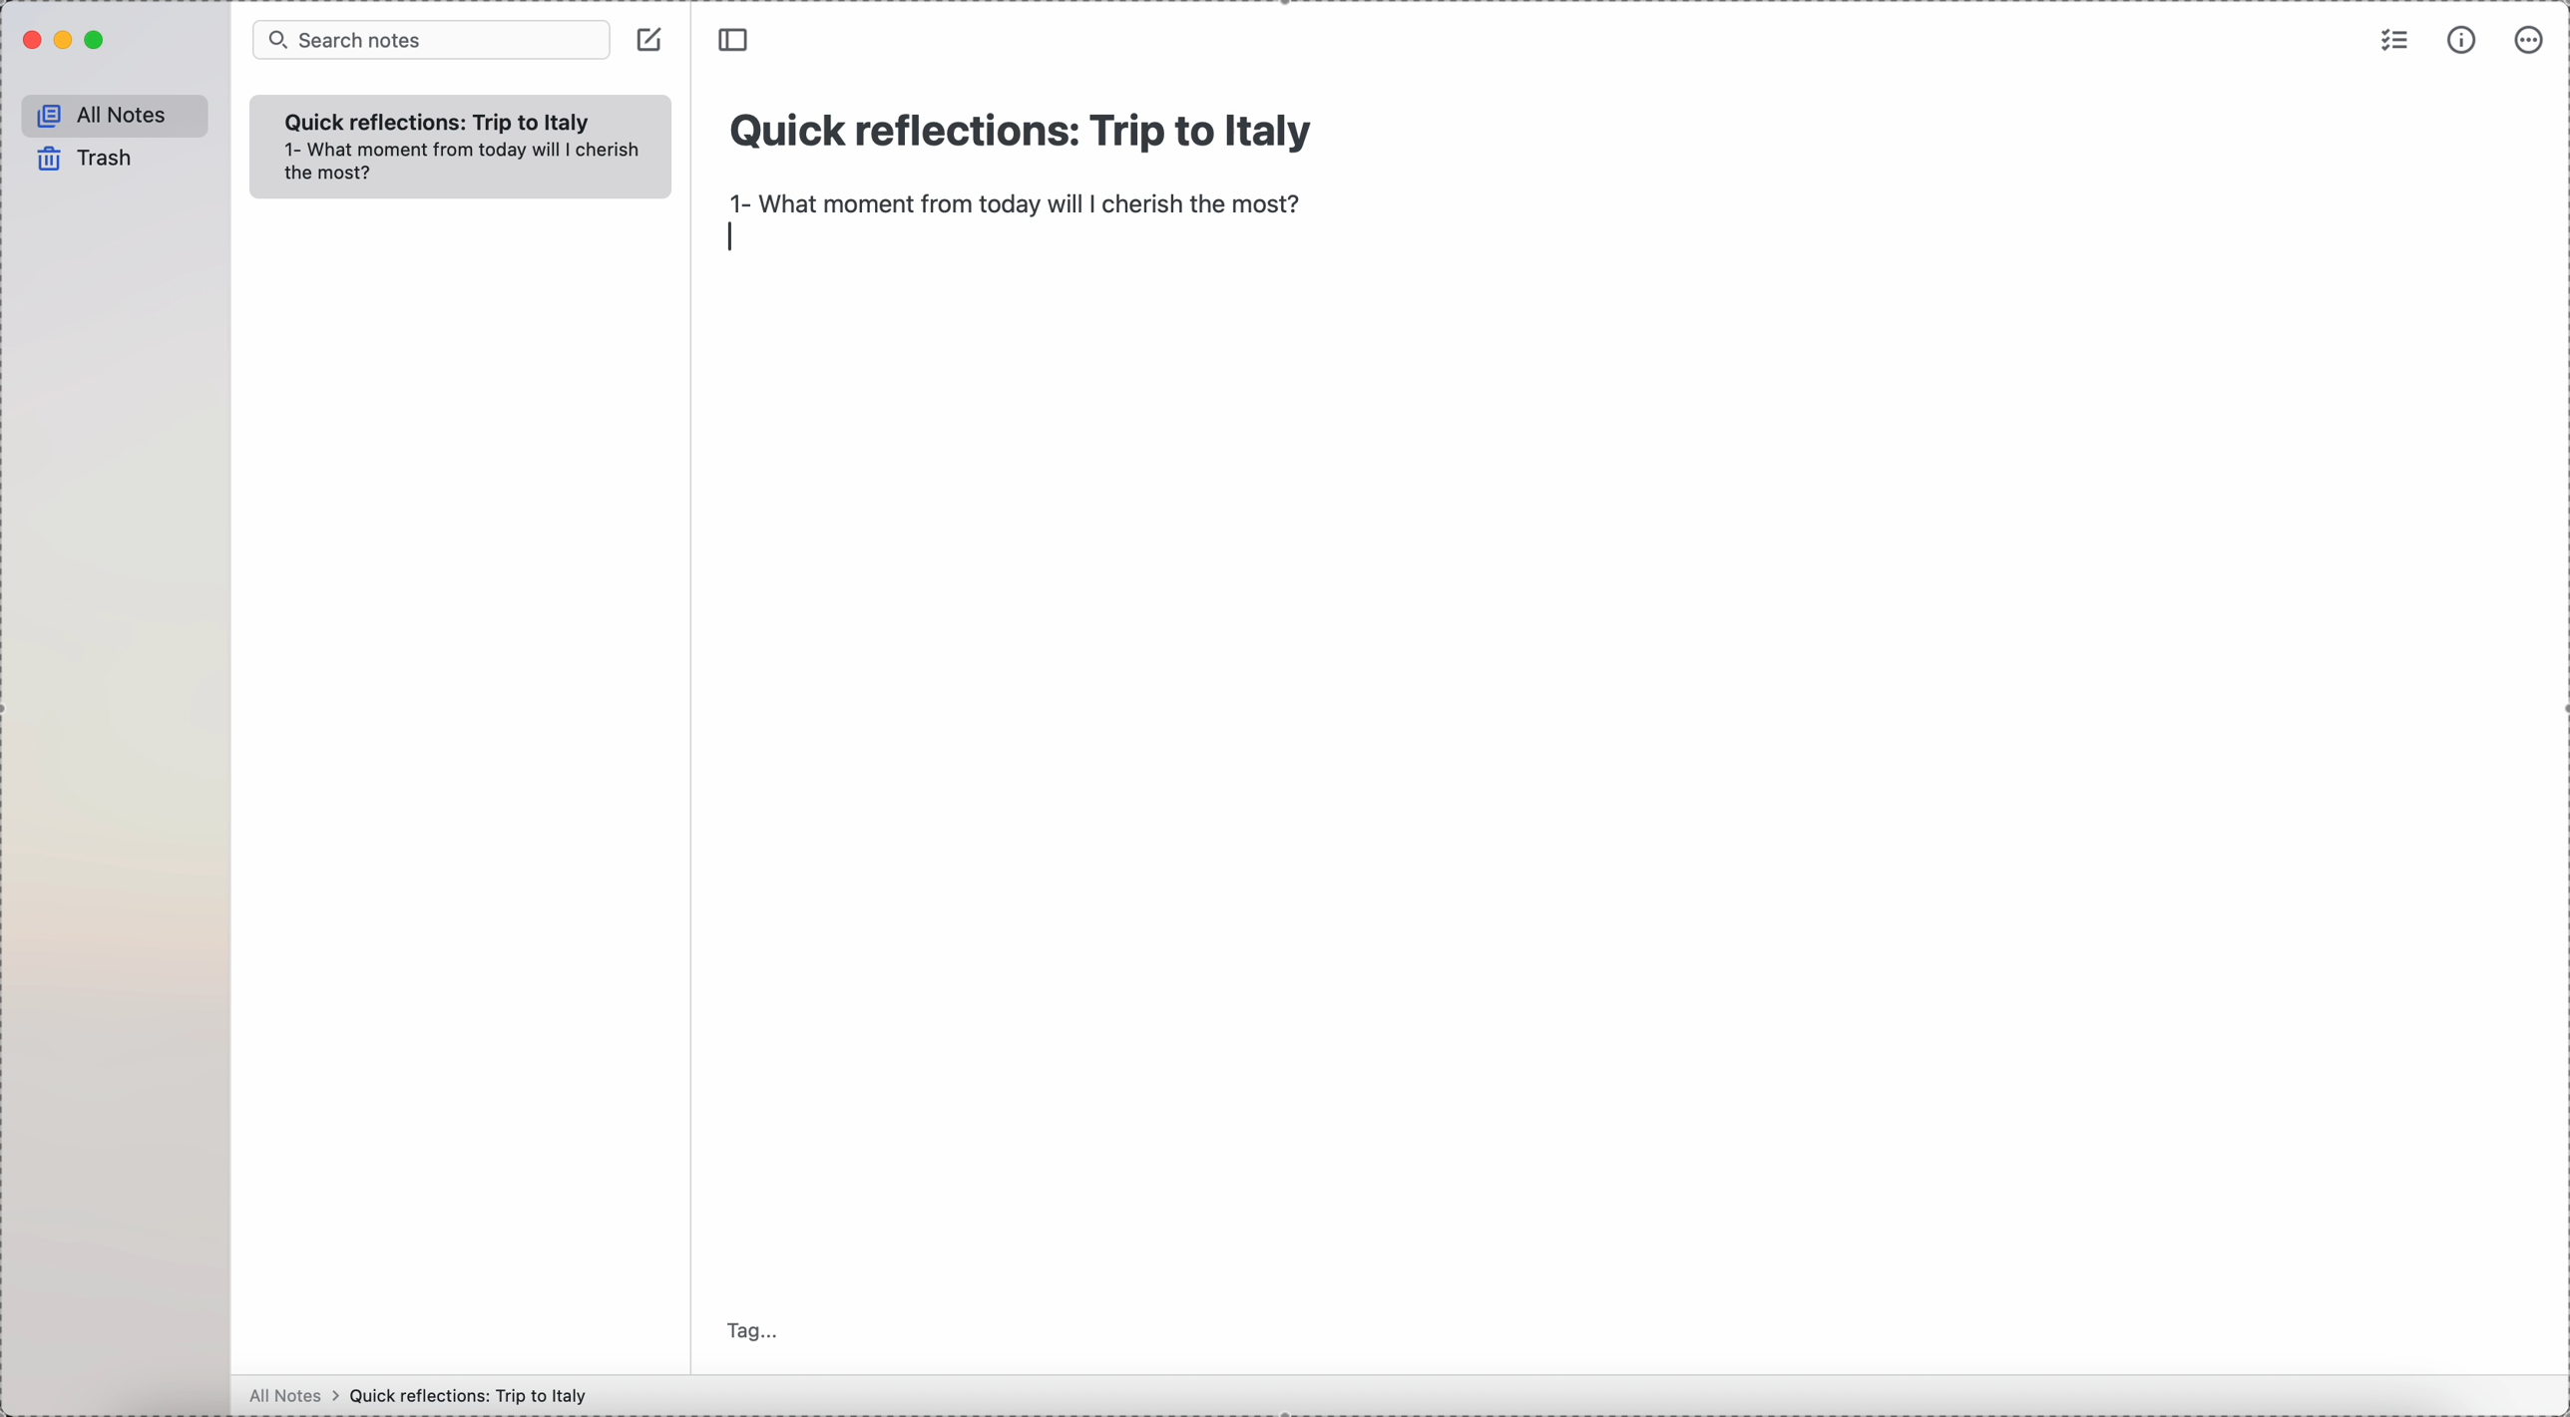  What do you see at coordinates (2395, 39) in the screenshot?
I see `check list` at bounding box center [2395, 39].